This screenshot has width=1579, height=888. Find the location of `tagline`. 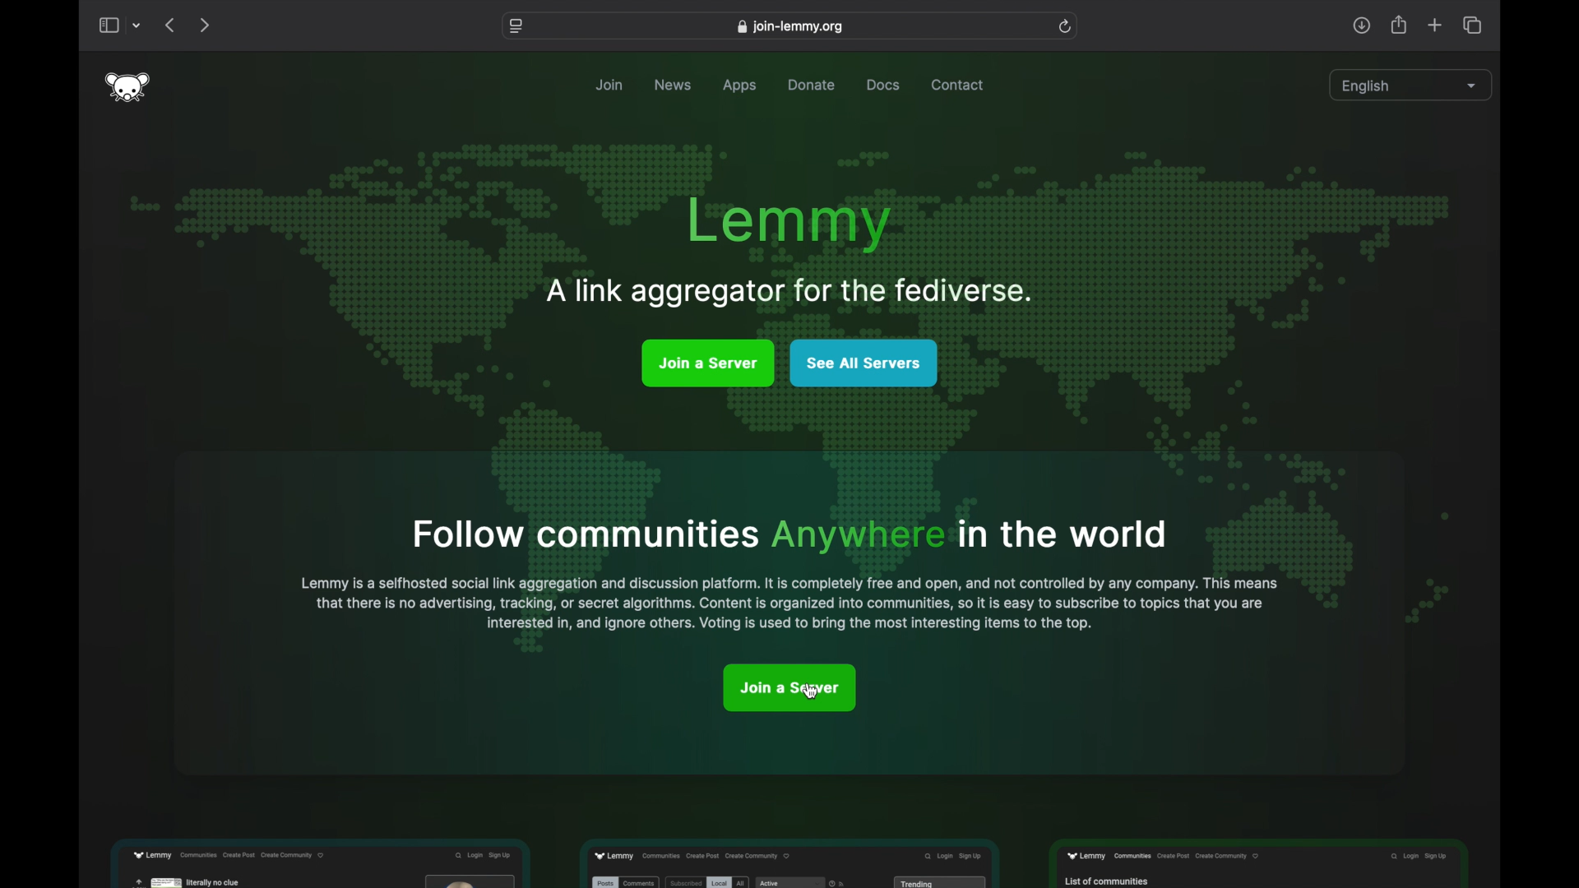

tagline is located at coordinates (788, 293).